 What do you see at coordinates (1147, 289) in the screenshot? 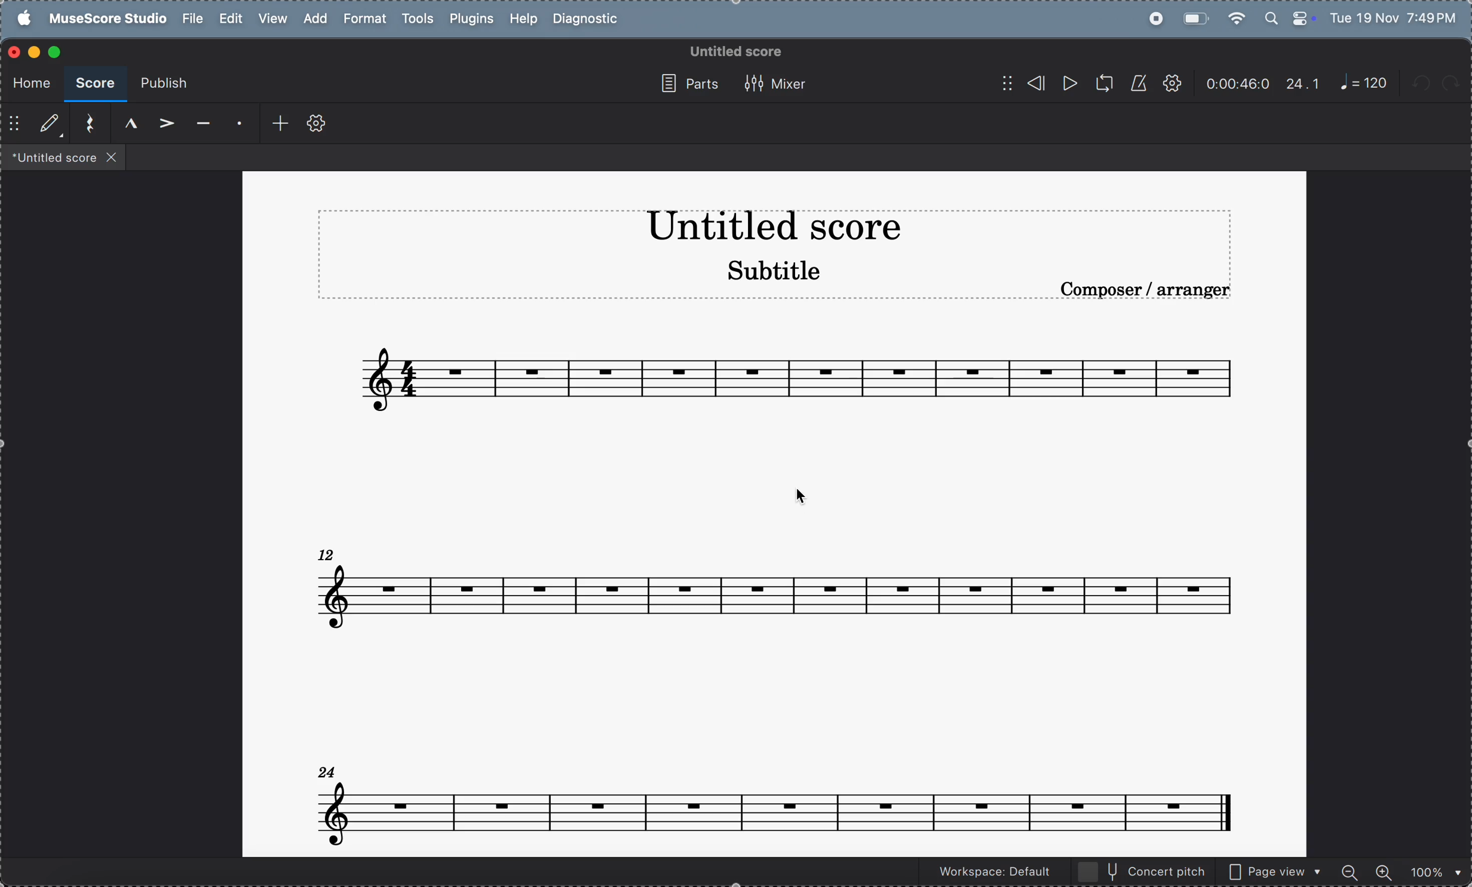
I see `composer` at bounding box center [1147, 289].